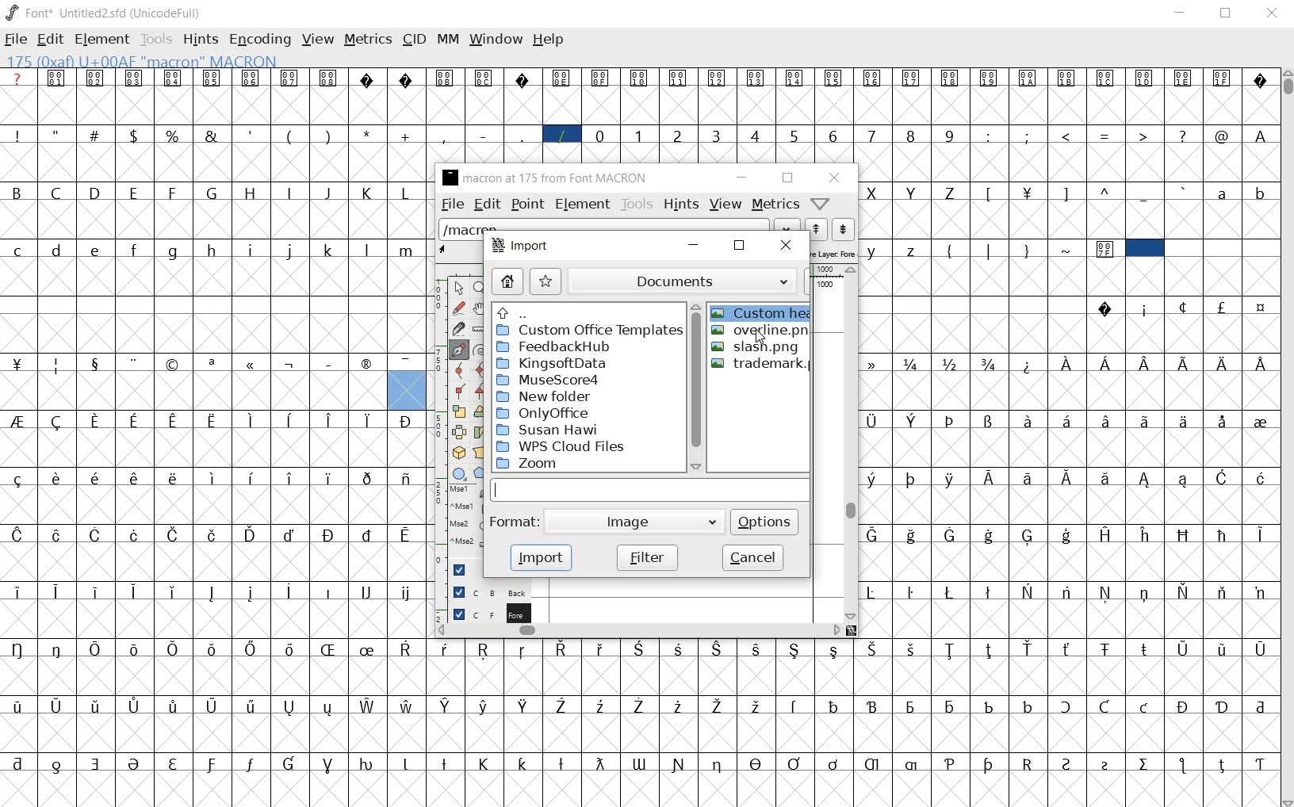 Image resolution: width=1294 pixels, height=807 pixels. Describe the element at coordinates (1028, 363) in the screenshot. I see `Symbol` at that location.